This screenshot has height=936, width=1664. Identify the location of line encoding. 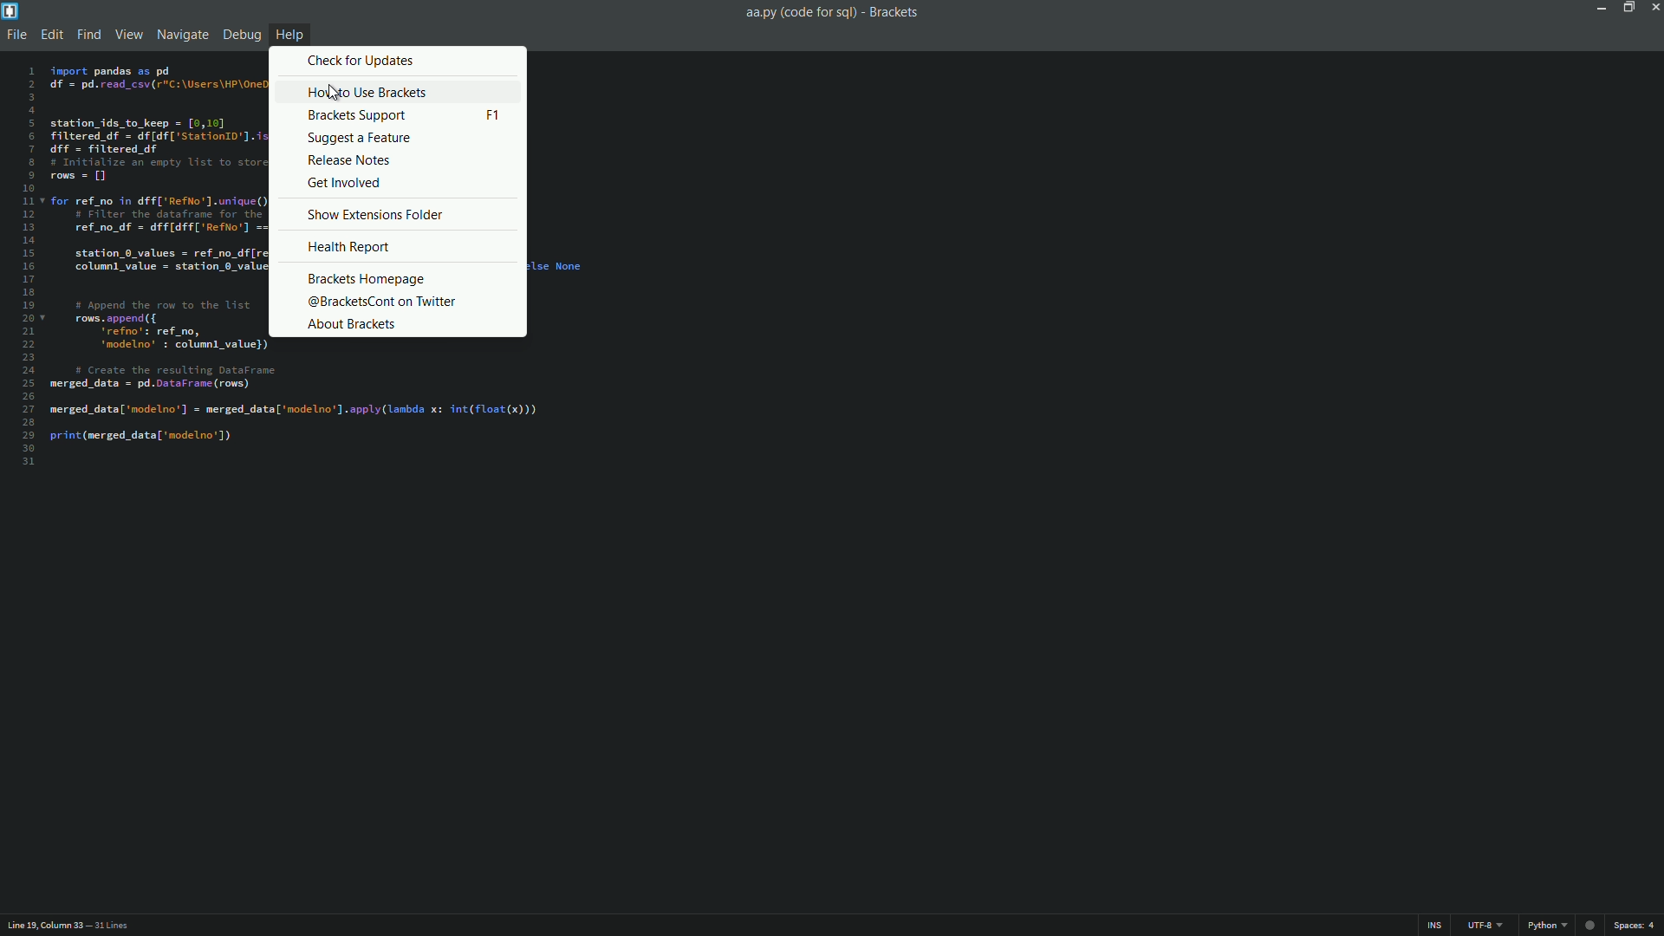
(1481, 926).